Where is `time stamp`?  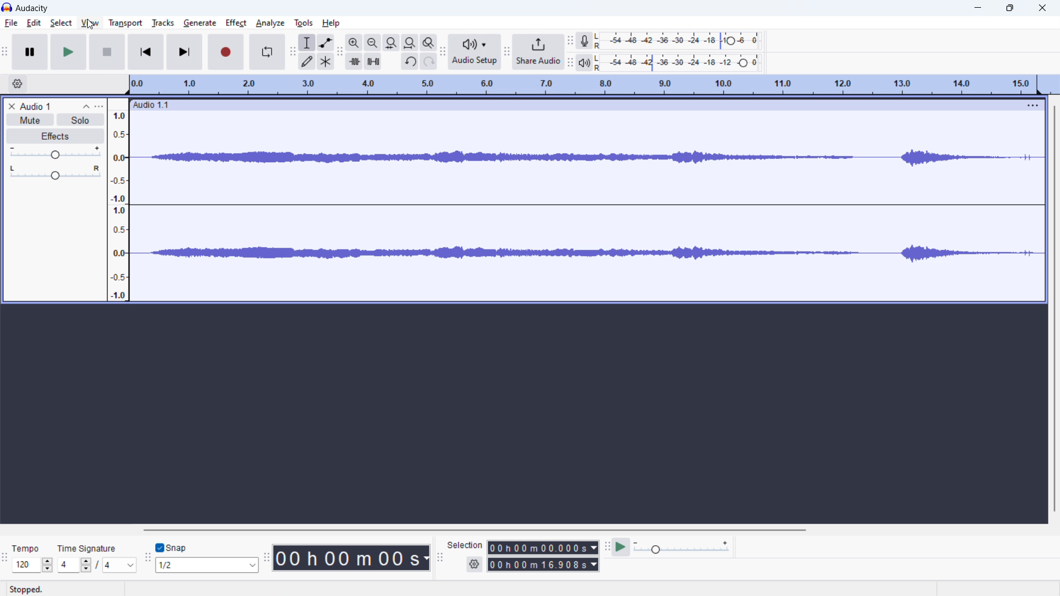 time stamp is located at coordinates (352, 558).